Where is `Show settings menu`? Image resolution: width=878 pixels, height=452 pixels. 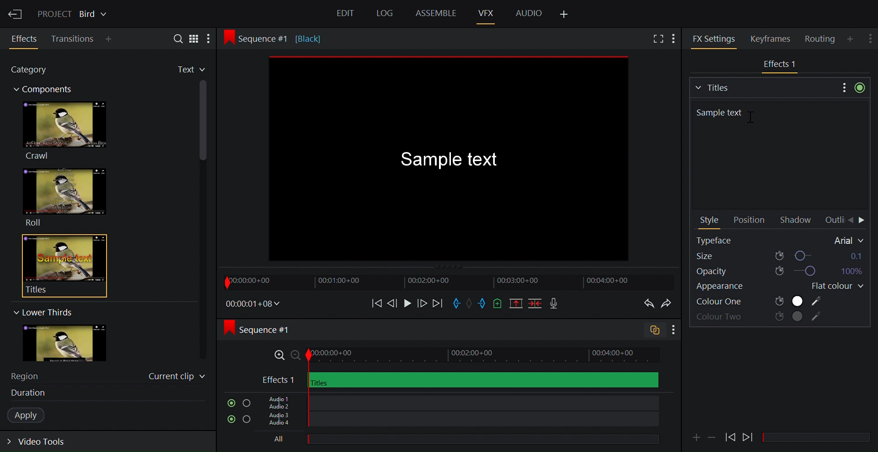 Show settings menu is located at coordinates (673, 330).